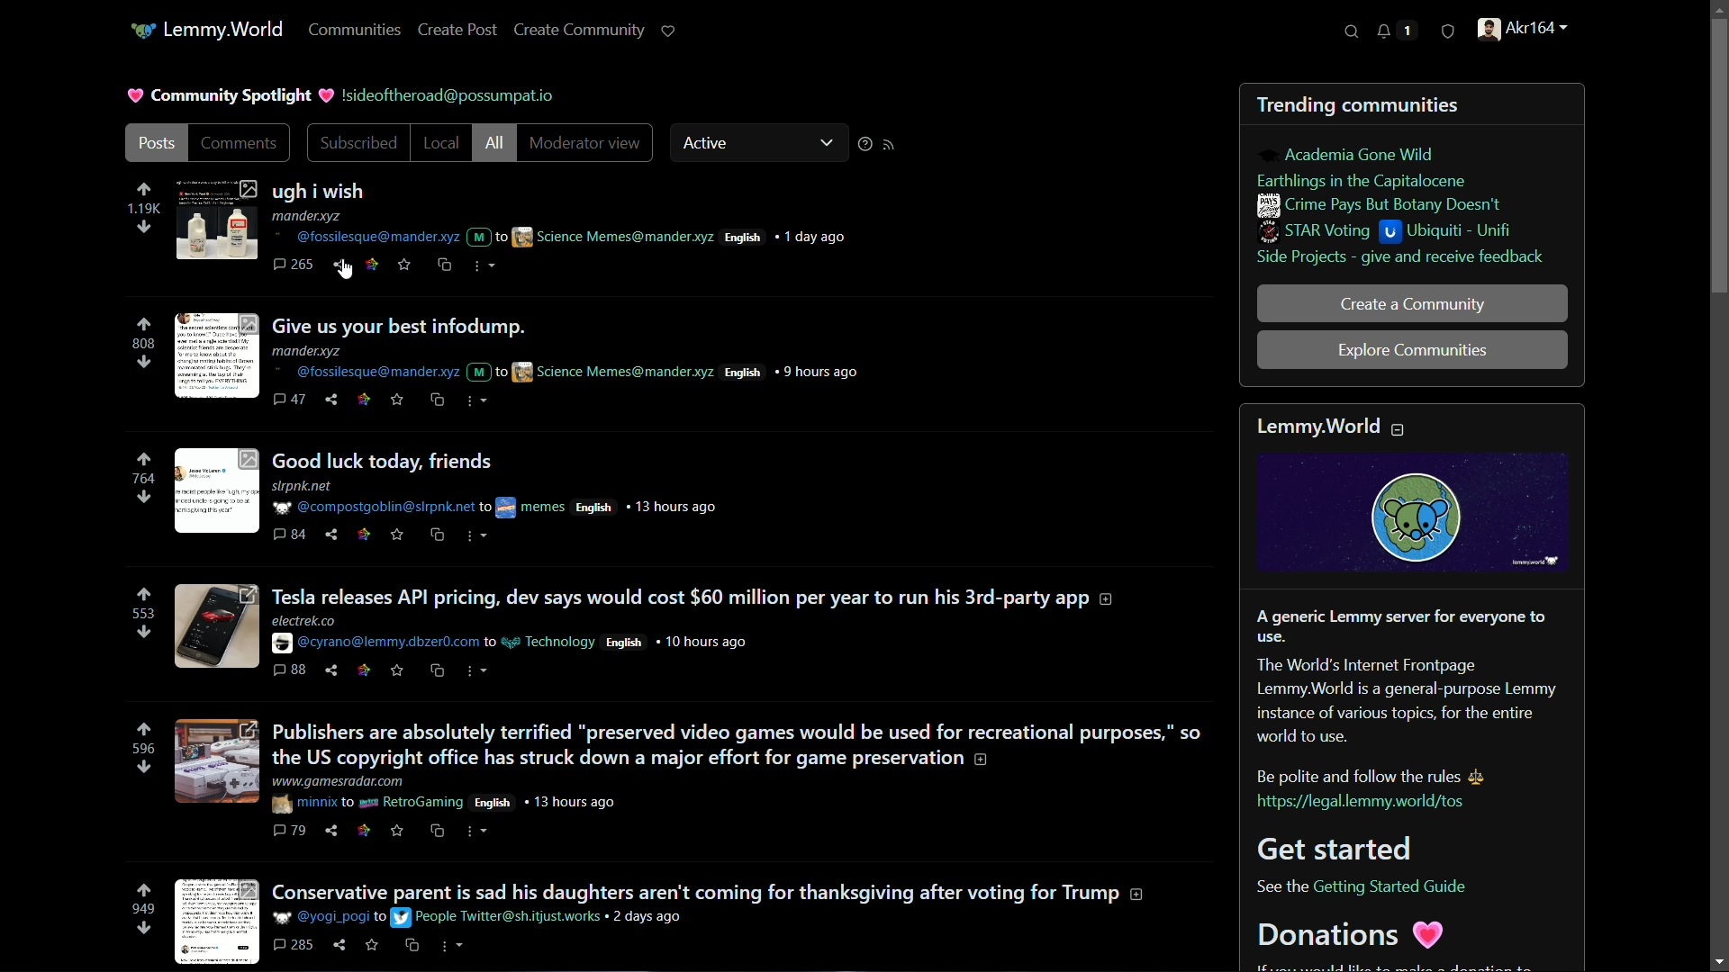  Describe the element at coordinates (334, 831) in the screenshot. I see `share` at that location.